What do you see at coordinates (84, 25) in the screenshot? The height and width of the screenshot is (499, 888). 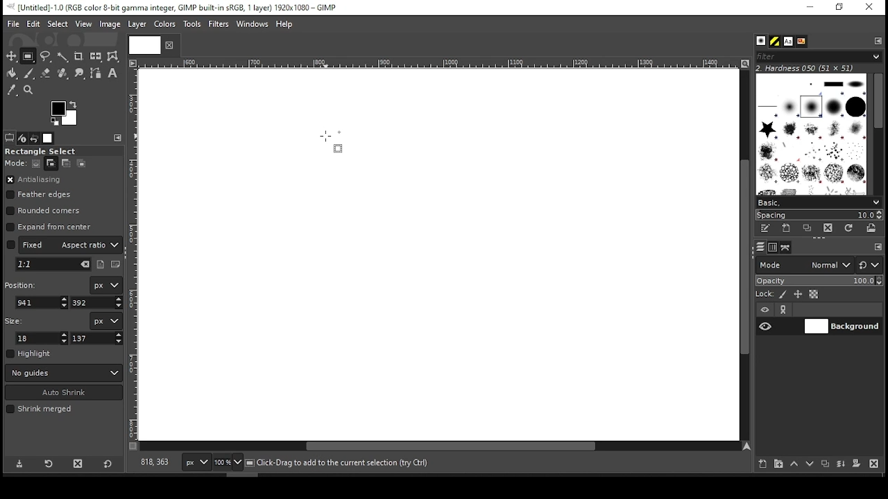 I see `view` at bounding box center [84, 25].